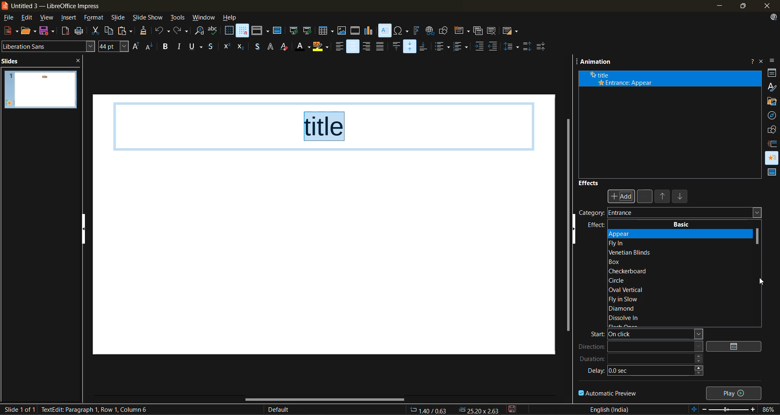 This screenshot has width=780, height=415. What do you see at coordinates (770, 173) in the screenshot?
I see `master slides` at bounding box center [770, 173].